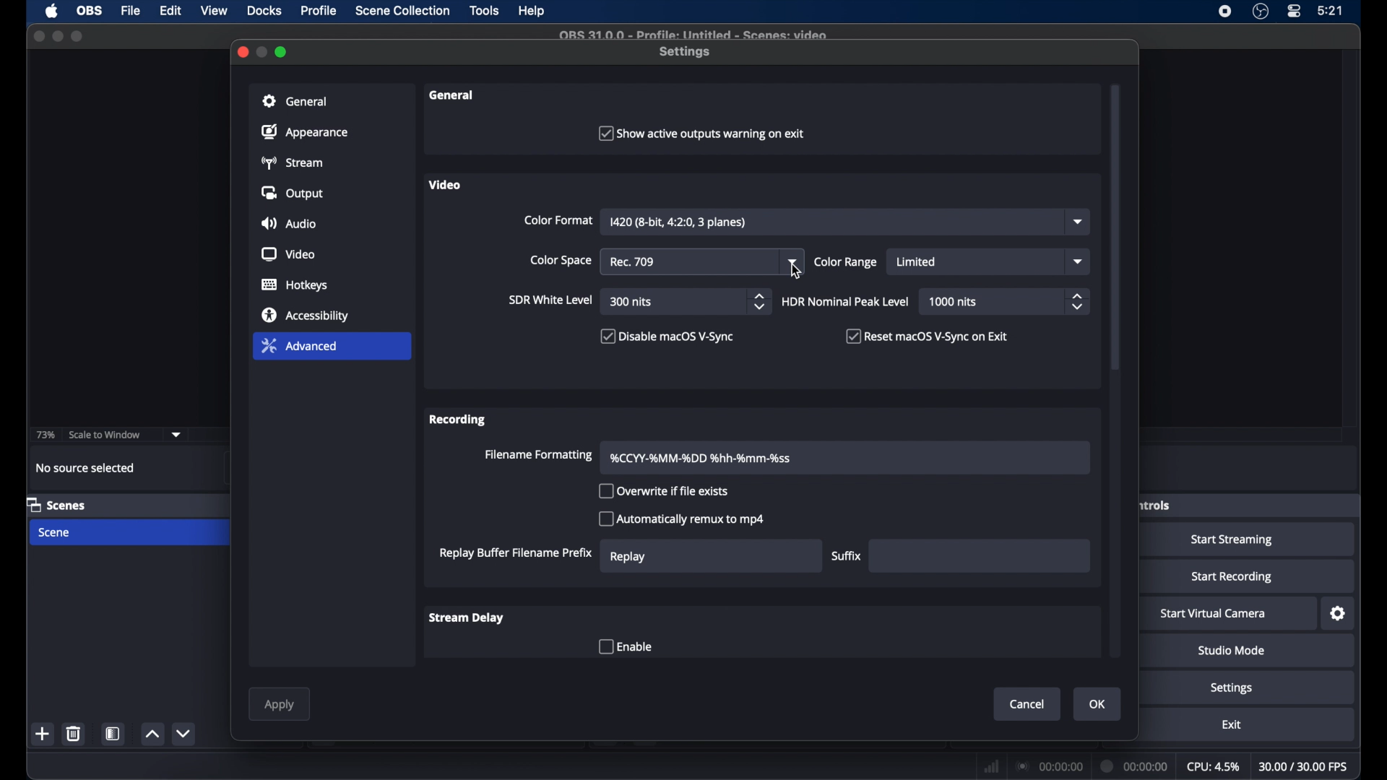 The image size is (1387, 780). What do you see at coordinates (1212, 767) in the screenshot?
I see `cpu` at bounding box center [1212, 767].